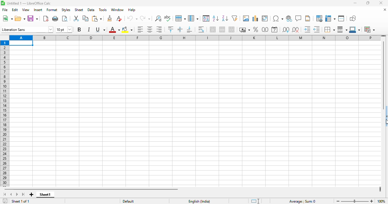  Describe the element at coordinates (225, 18) in the screenshot. I see `sort descending` at that location.